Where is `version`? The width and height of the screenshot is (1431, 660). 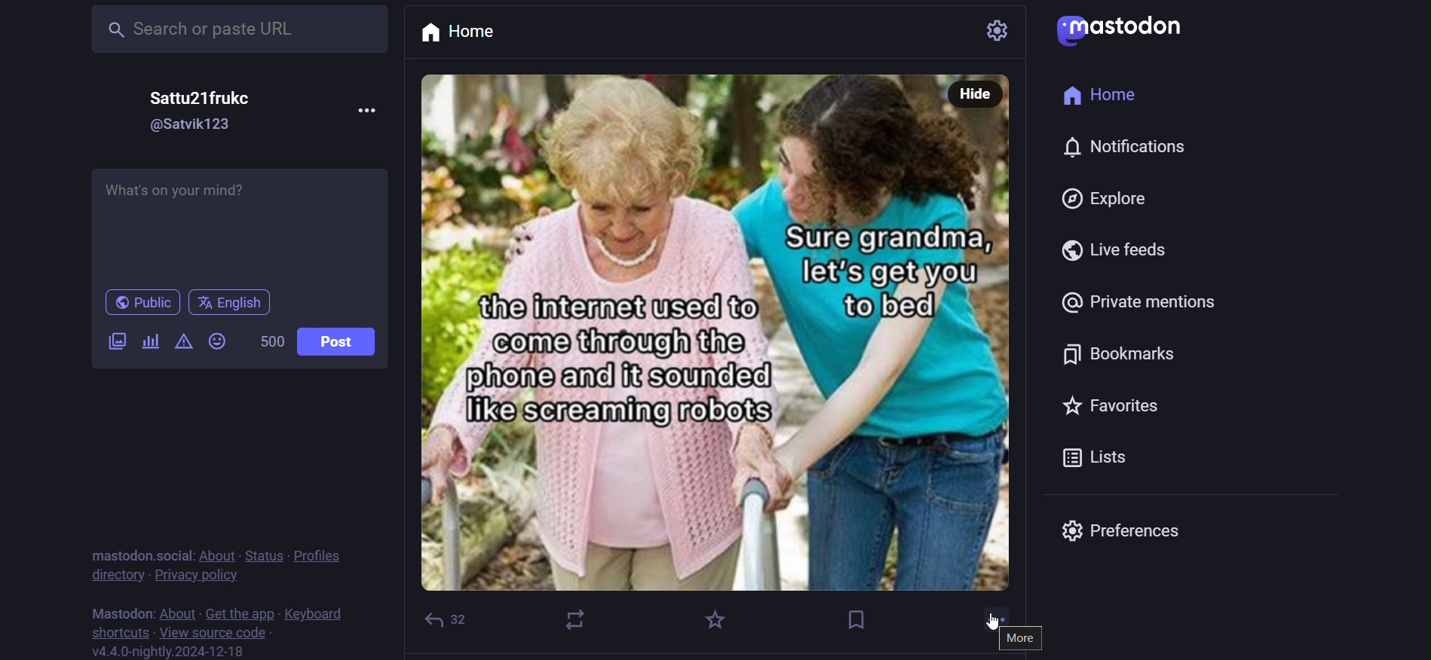 version is located at coordinates (167, 651).